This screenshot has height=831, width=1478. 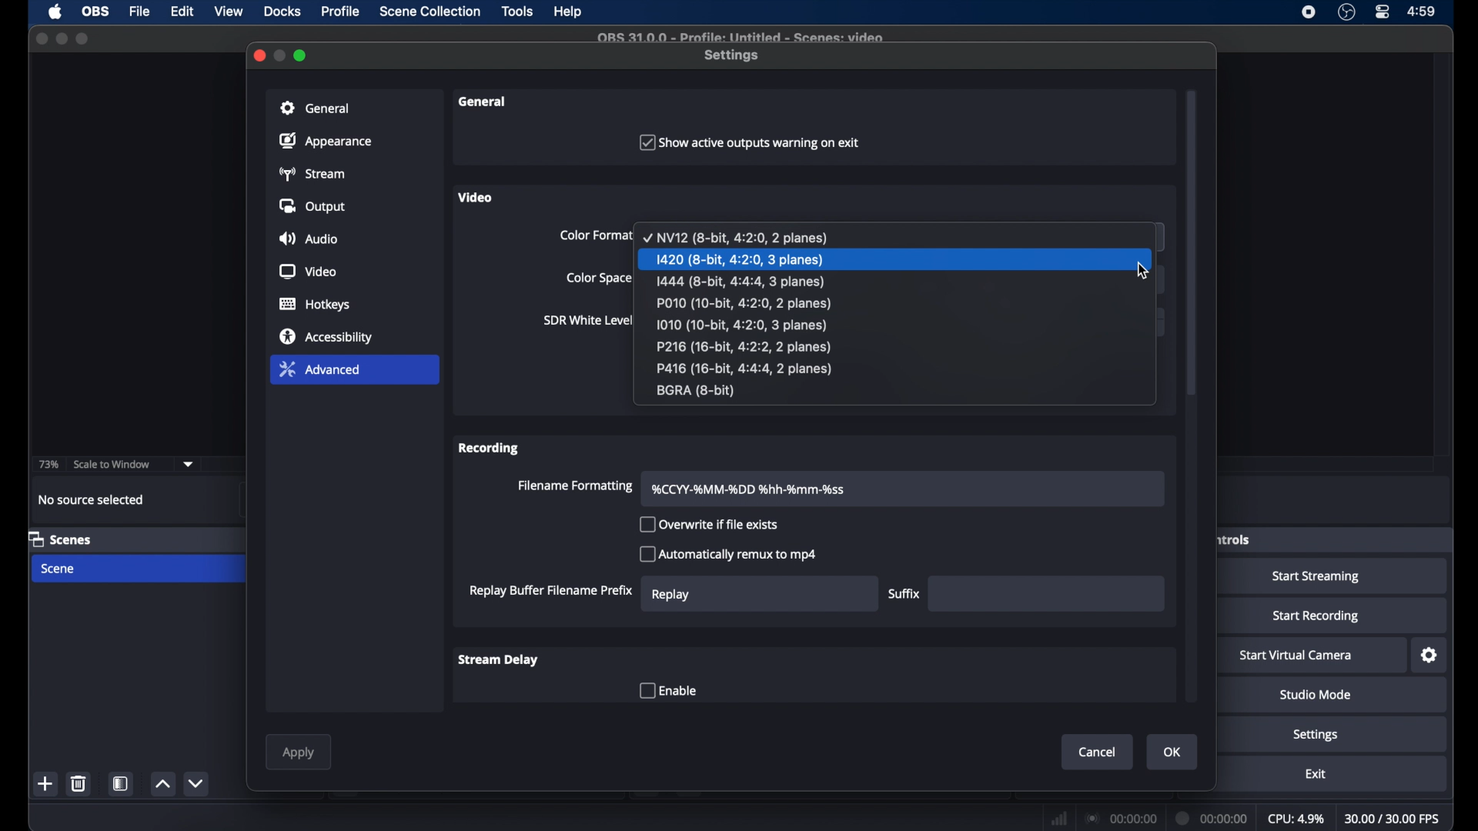 What do you see at coordinates (1429, 656) in the screenshot?
I see `settings` at bounding box center [1429, 656].